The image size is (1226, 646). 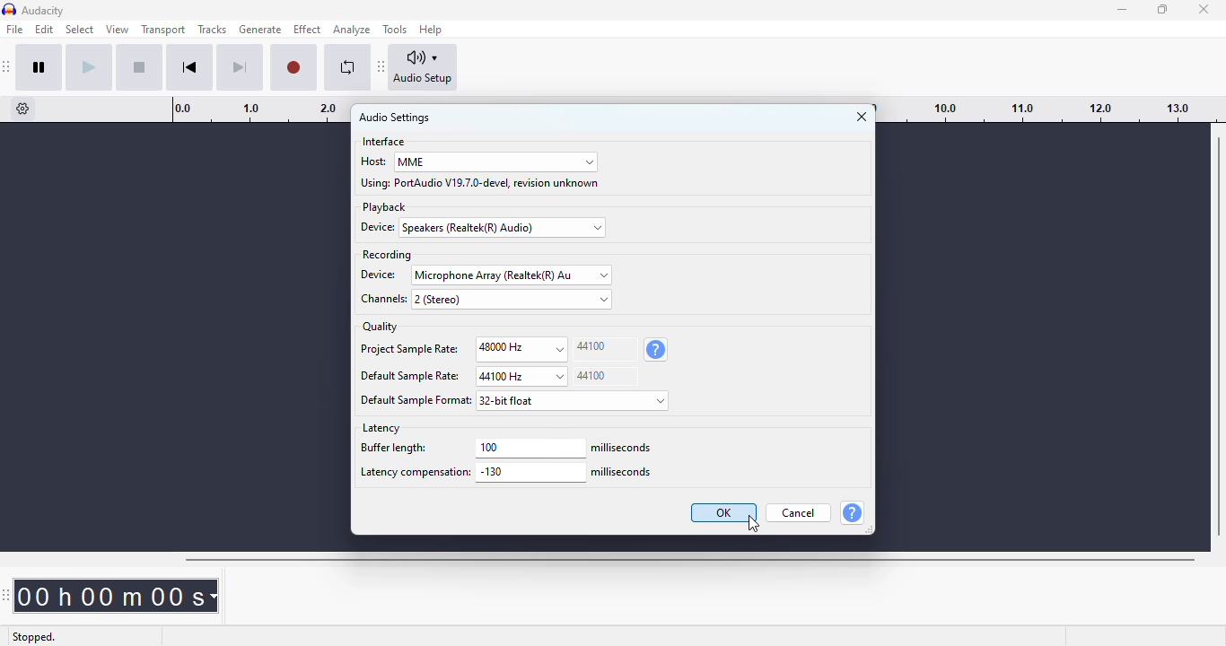 What do you see at coordinates (348, 67) in the screenshot?
I see `enable looping` at bounding box center [348, 67].